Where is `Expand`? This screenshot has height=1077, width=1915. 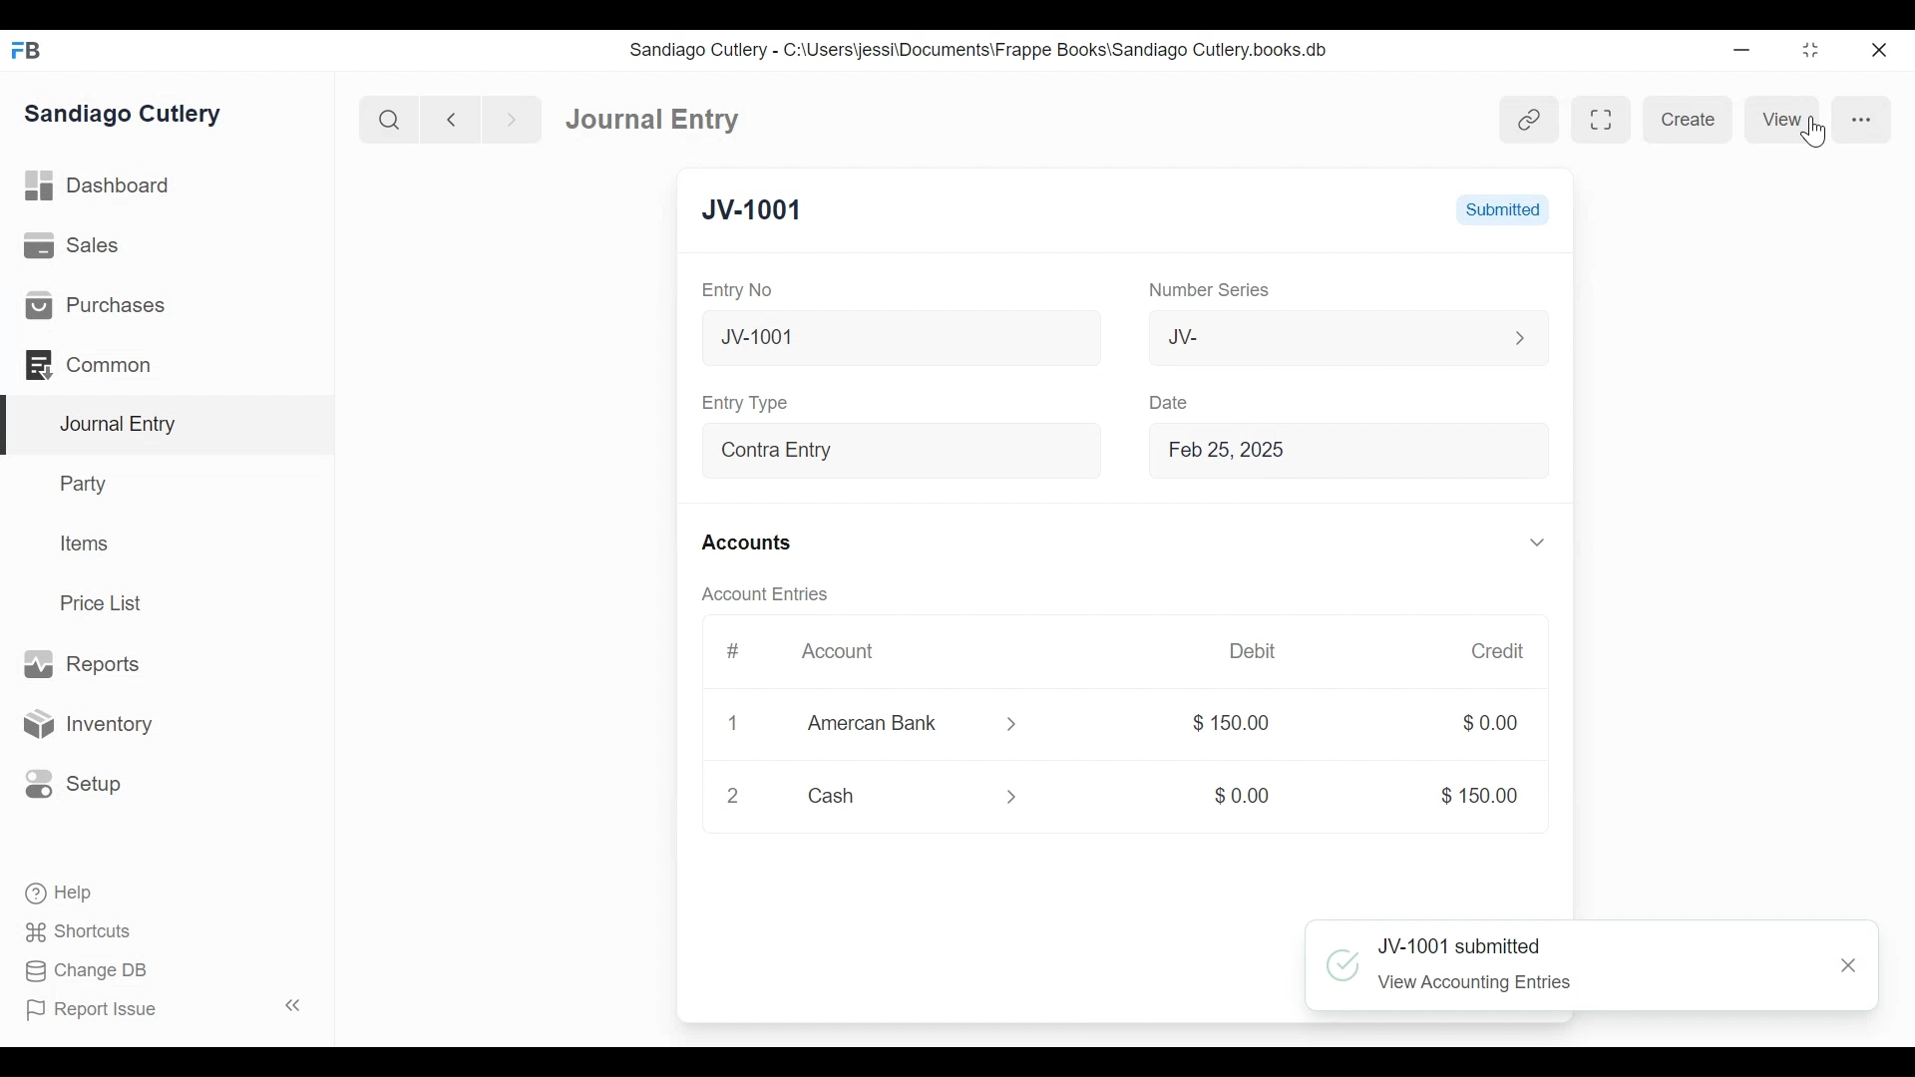
Expand is located at coordinates (1523, 897).